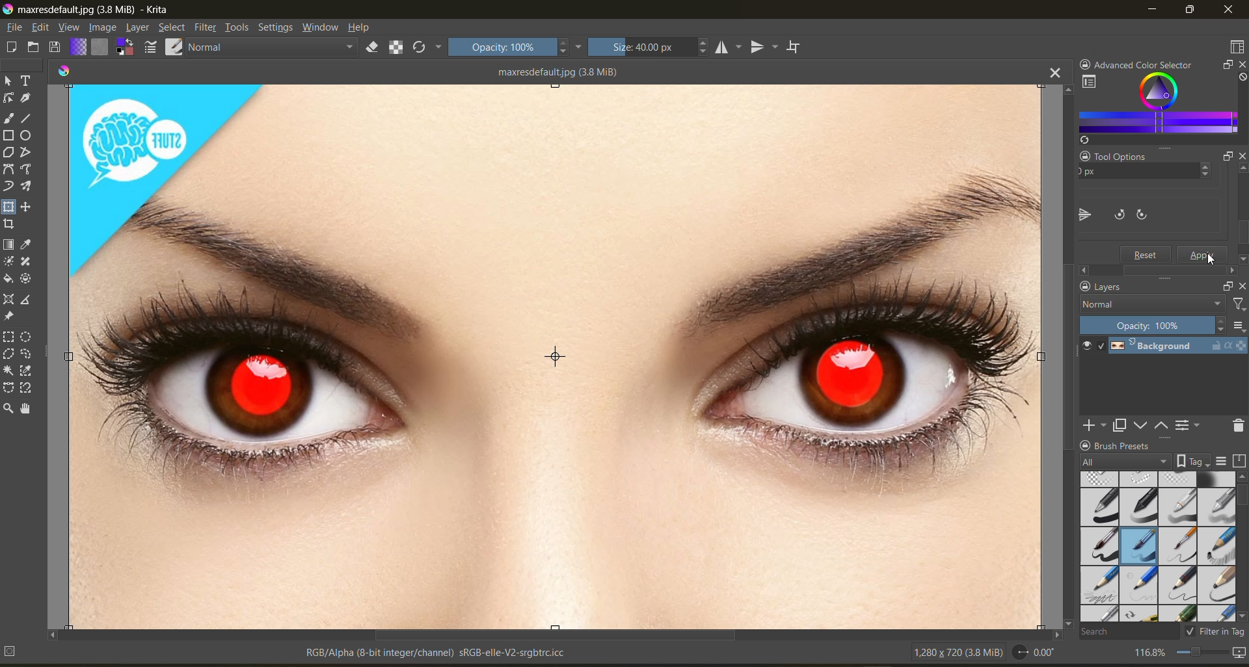  Describe the element at coordinates (8, 278) in the screenshot. I see `tool` at that location.